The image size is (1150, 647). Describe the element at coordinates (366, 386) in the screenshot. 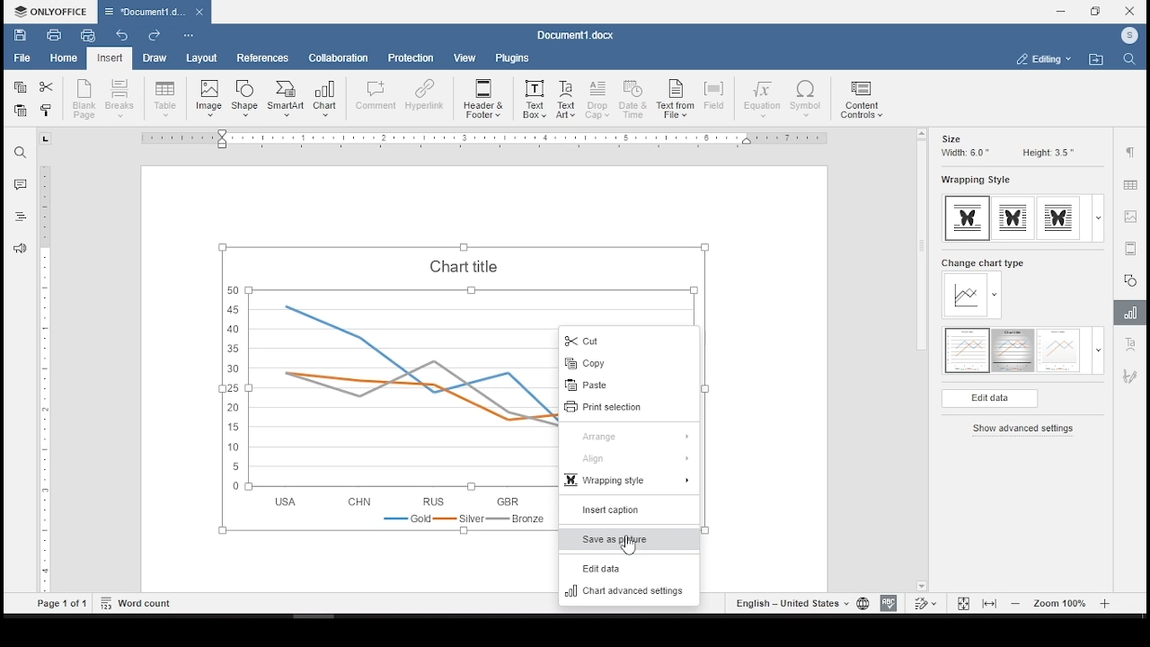

I see `chart` at that location.